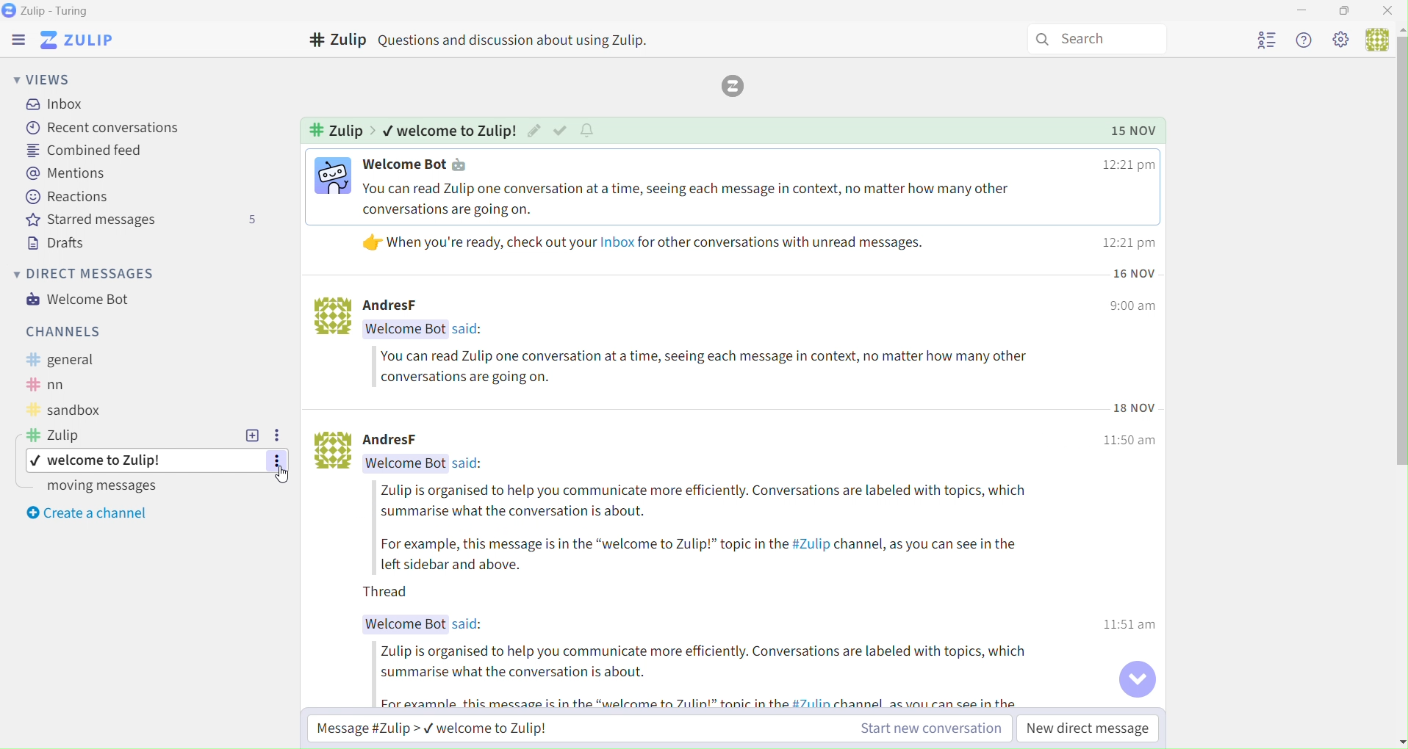  I want to click on Go to bottom of conversation button, so click(1137, 679).